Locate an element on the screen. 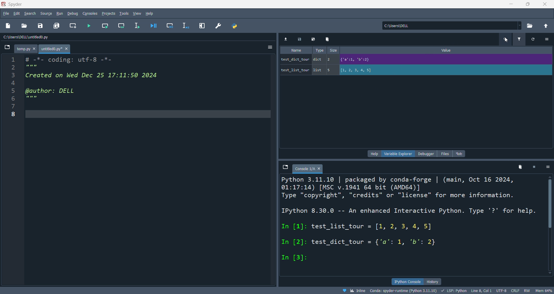 Image resolution: width=554 pixels, height=294 pixels. # -T- coding: utTt-8 -"-
Created on Wed Dec 25 17:11:50 2024
(@author: DELL is located at coordinates (96, 78).